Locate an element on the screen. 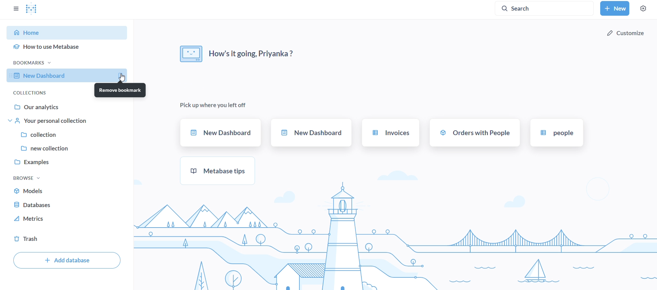  your personal collection is located at coordinates (69, 121).